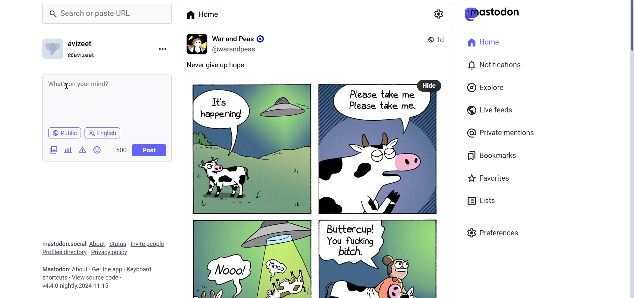 Image resolution: width=634 pixels, height=298 pixels. Describe the element at coordinates (54, 50) in the screenshot. I see `Profile Picture` at that location.